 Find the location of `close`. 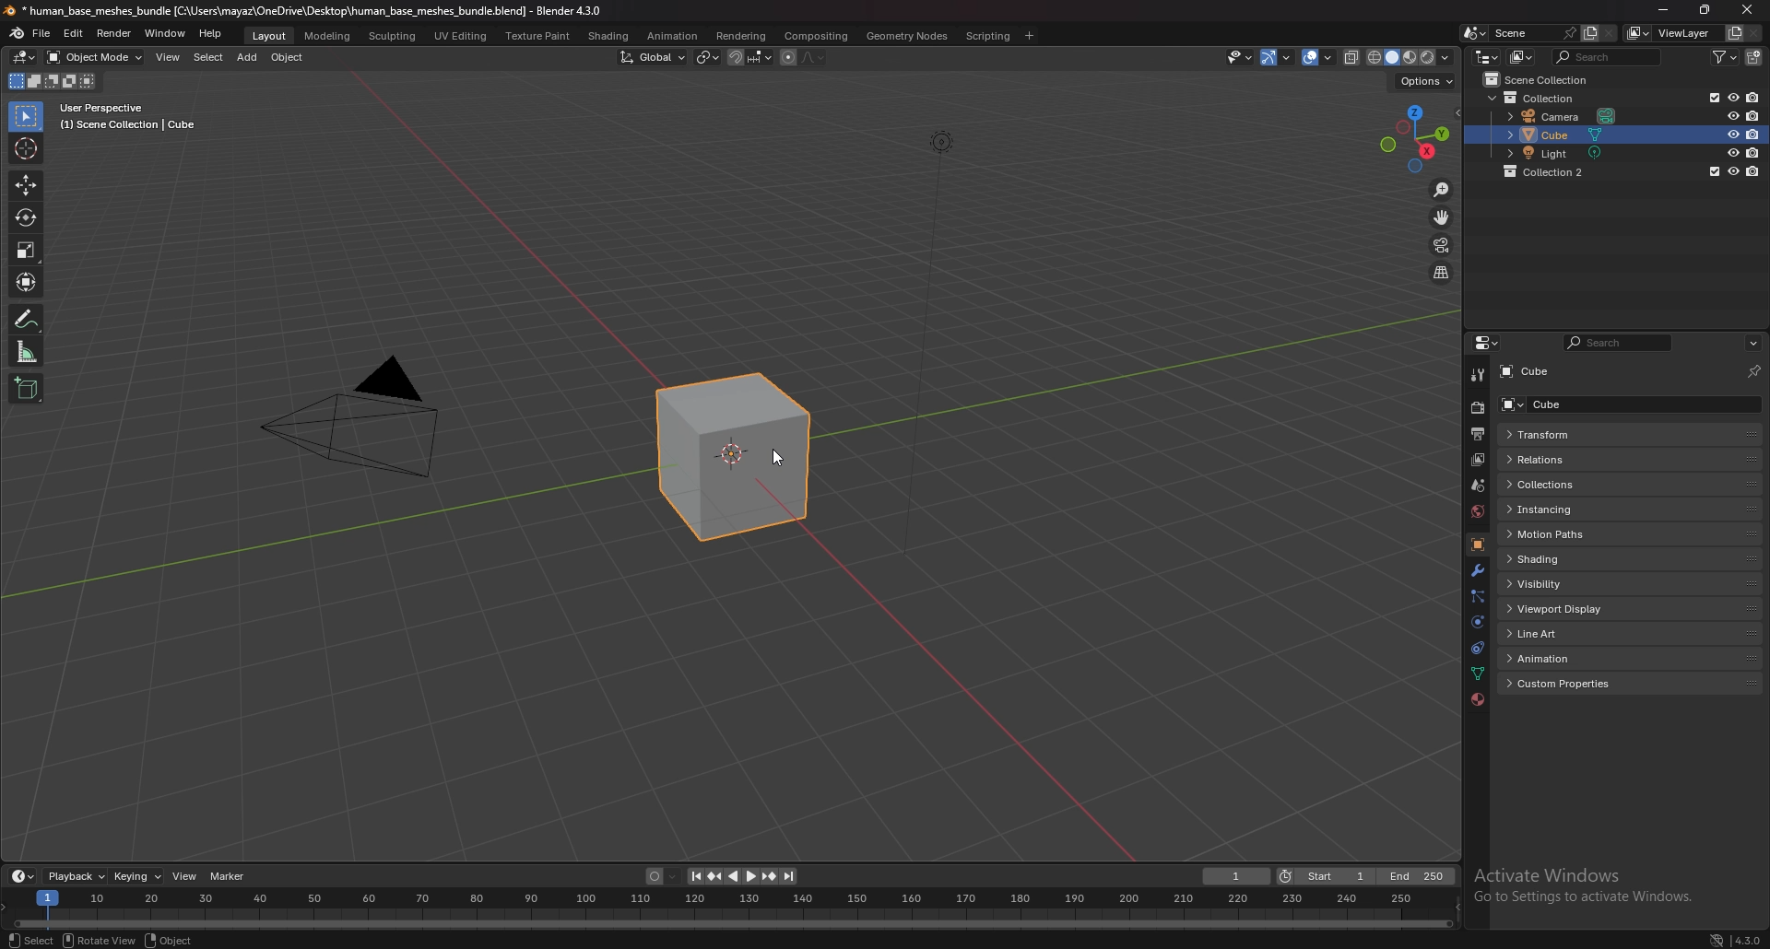

close is located at coordinates (1745, 9).